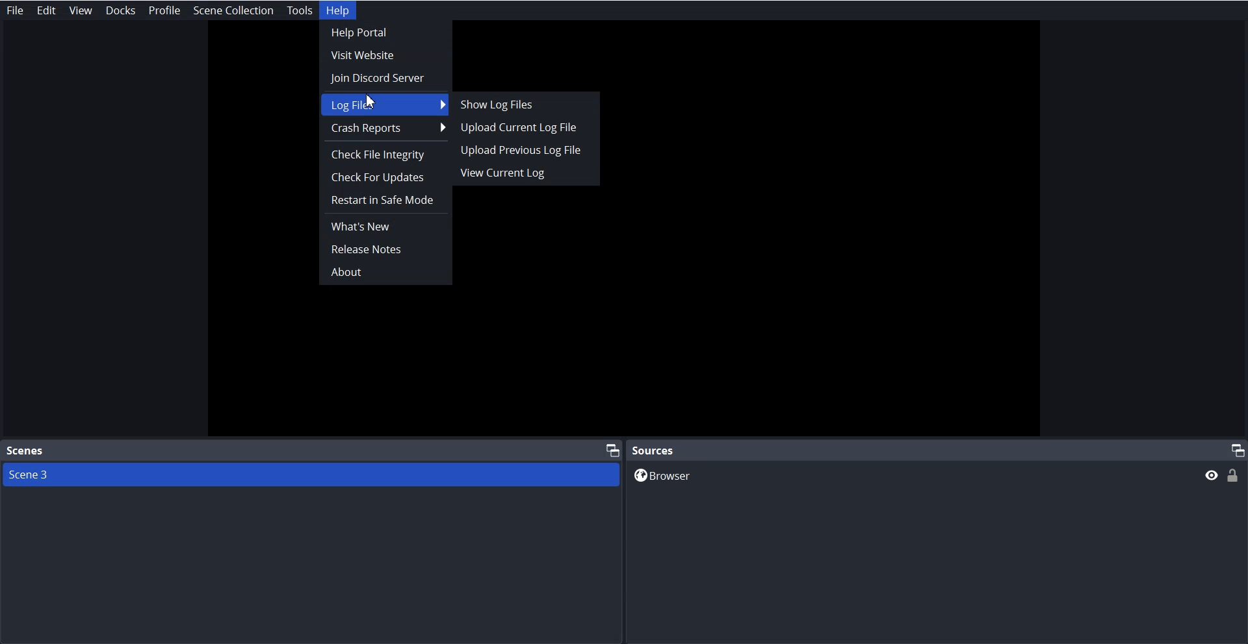 The image size is (1248, 644). What do you see at coordinates (522, 173) in the screenshot?
I see `View Current Log` at bounding box center [522, 173].